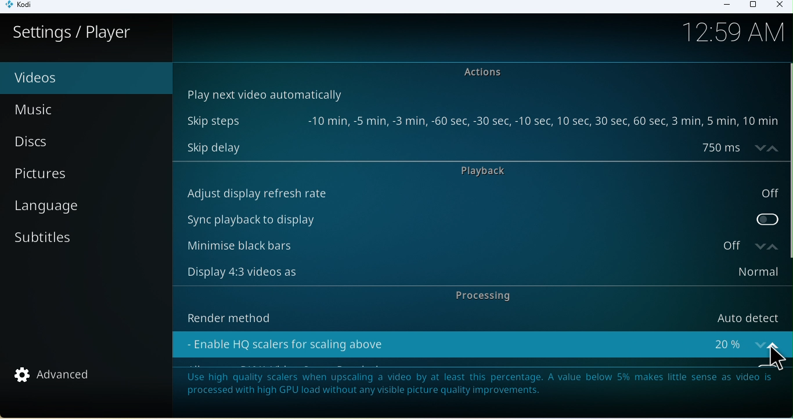 This screenshot has width=793, height=419. What do you see at coordinates (768, 342) in the screenshot?
I see `increase/decrease` at bounding box center [768, 342].